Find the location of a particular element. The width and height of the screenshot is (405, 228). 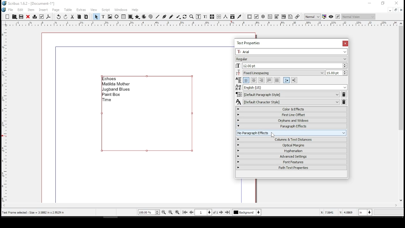

matilda mother is located at coordinates (116, 84).